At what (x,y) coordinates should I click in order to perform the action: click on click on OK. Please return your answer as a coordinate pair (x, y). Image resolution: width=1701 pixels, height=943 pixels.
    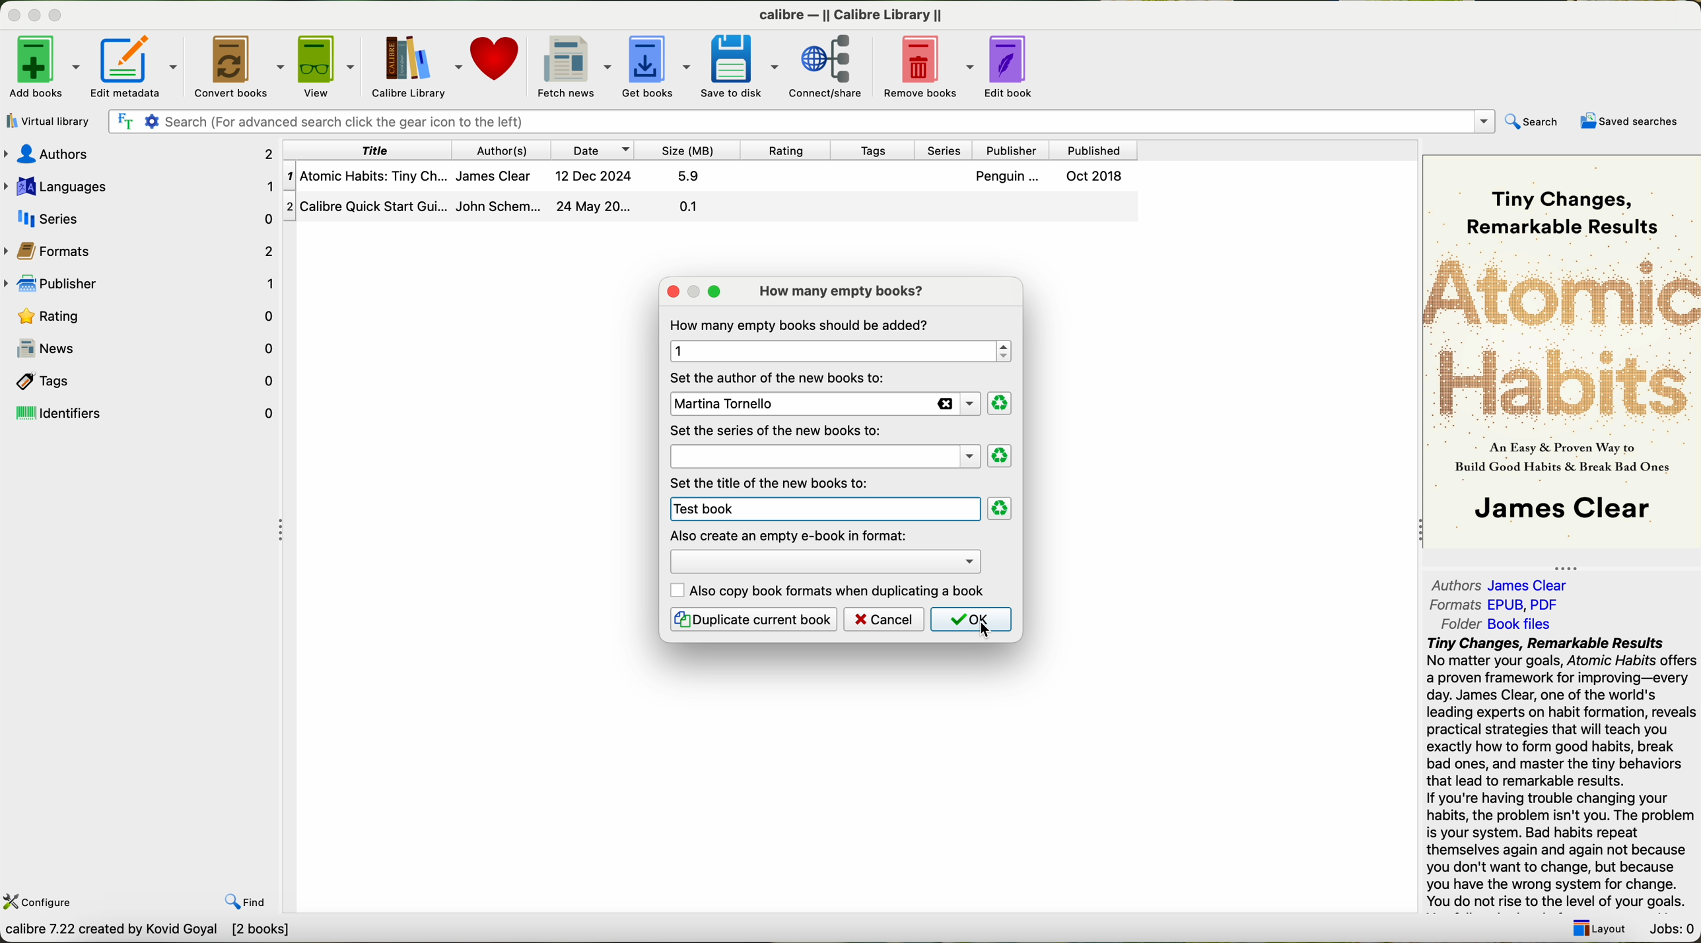
    Looking at the image, I should click on (975, 624).